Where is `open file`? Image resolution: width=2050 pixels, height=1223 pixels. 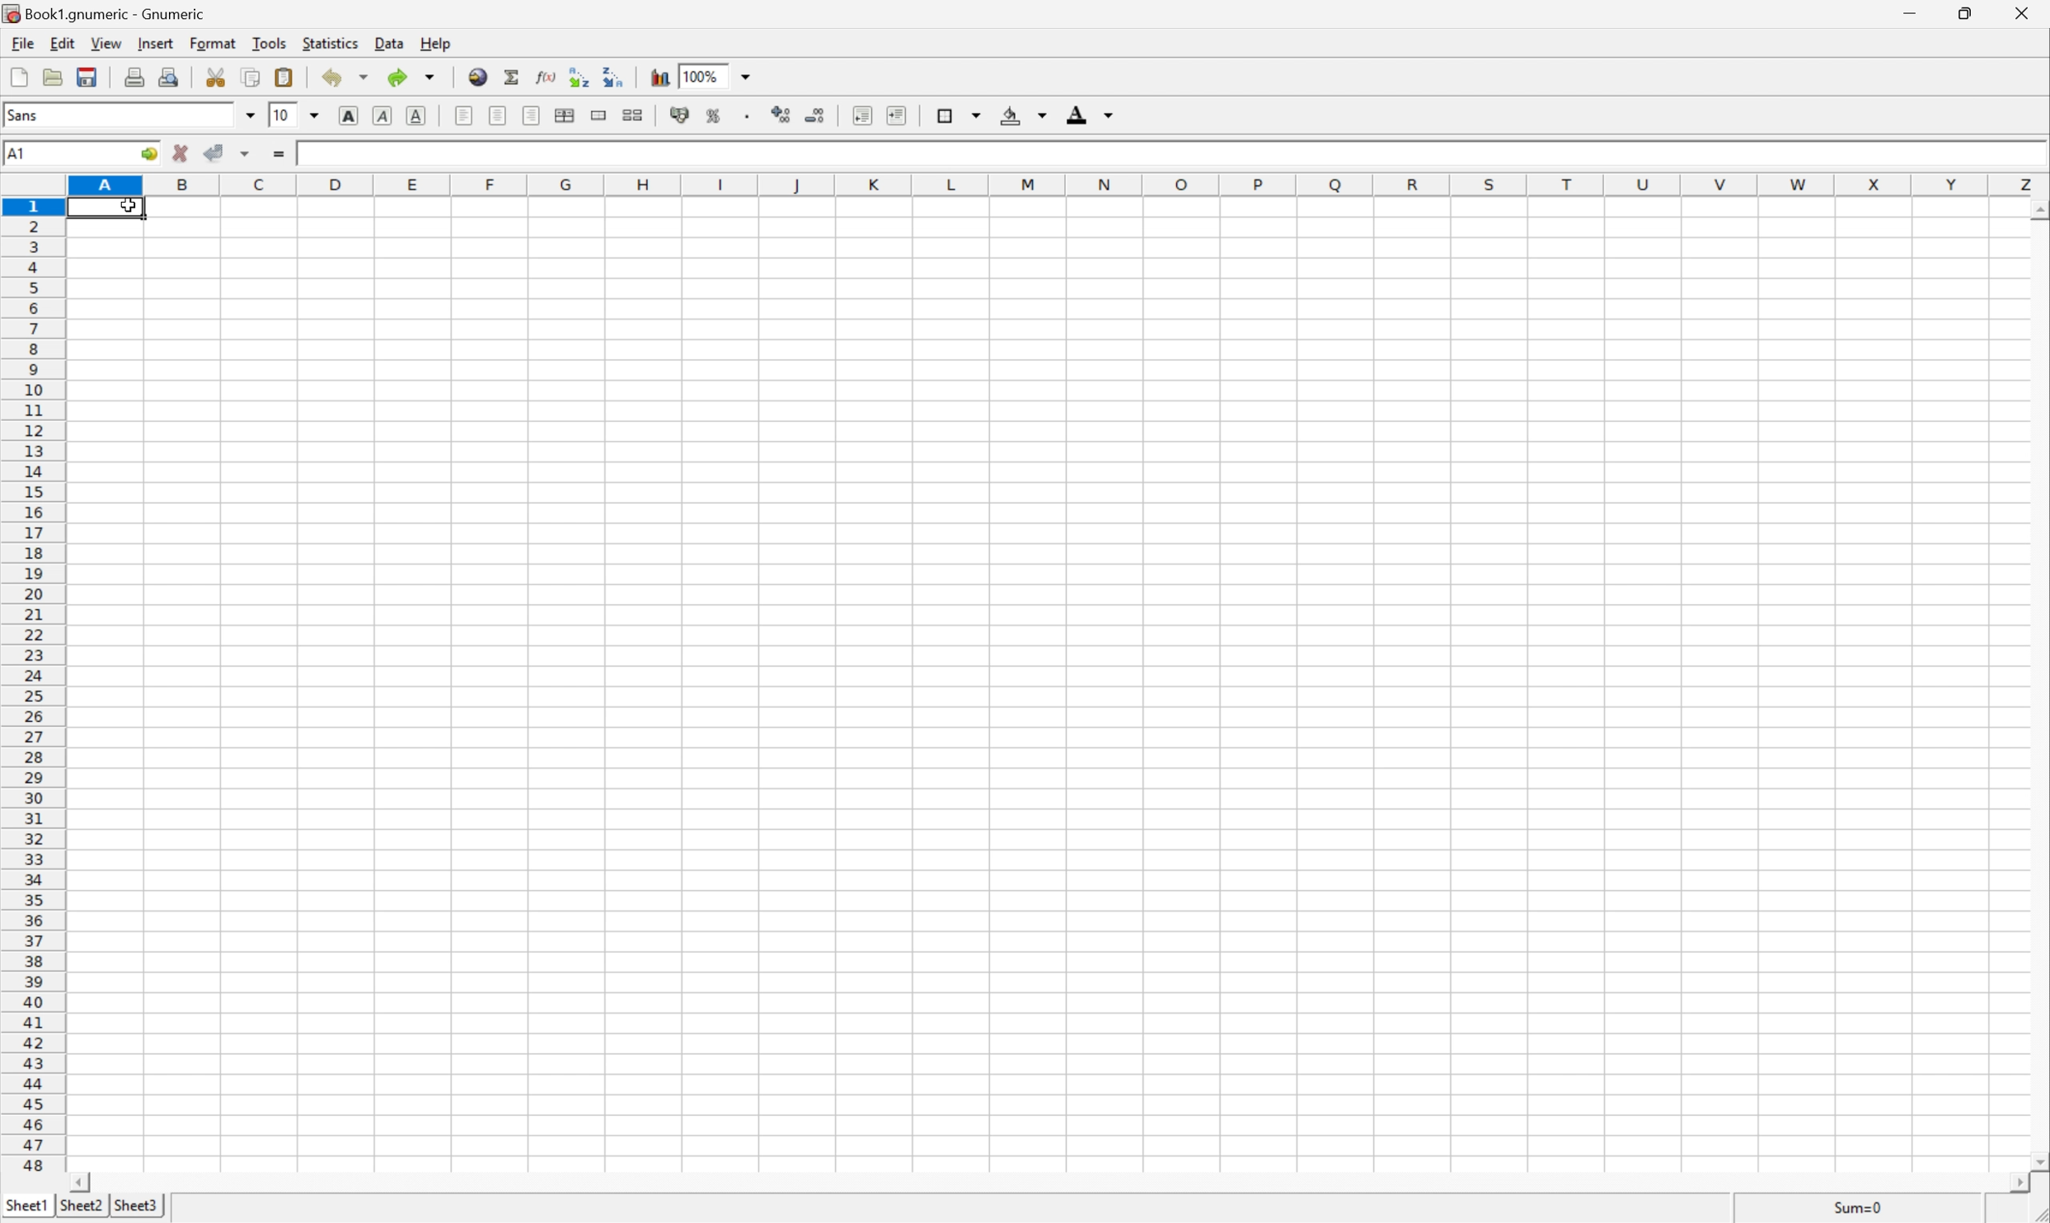 open file is located at coordinates (55, 74).